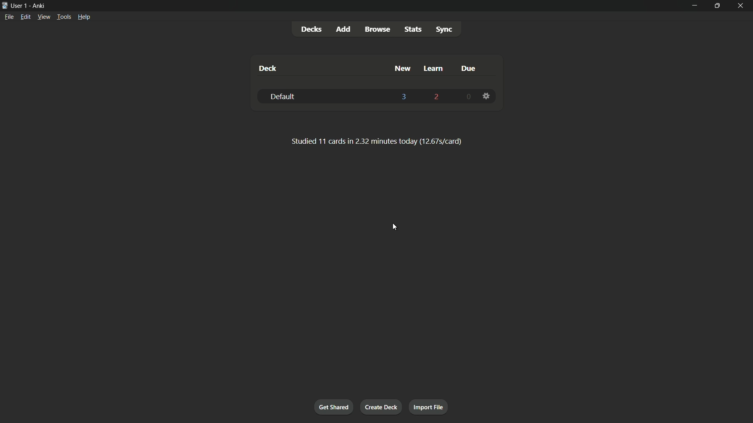 The width and height of the screenshot is (753, 423). I want to click on user 1, so click(20, 5).